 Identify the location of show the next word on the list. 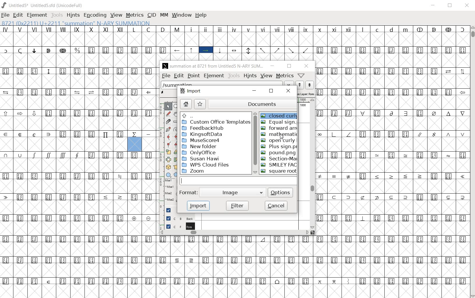
(300, 85).